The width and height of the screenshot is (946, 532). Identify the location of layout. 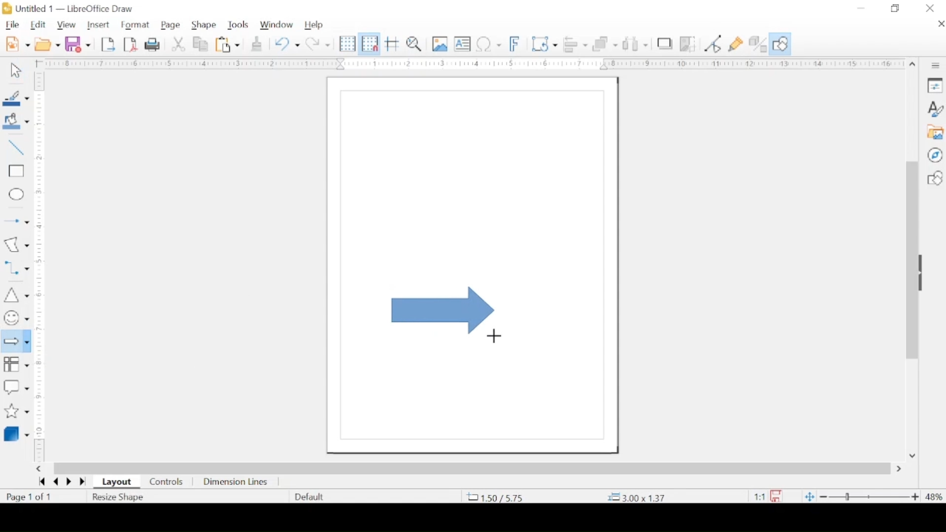
(117, 482).